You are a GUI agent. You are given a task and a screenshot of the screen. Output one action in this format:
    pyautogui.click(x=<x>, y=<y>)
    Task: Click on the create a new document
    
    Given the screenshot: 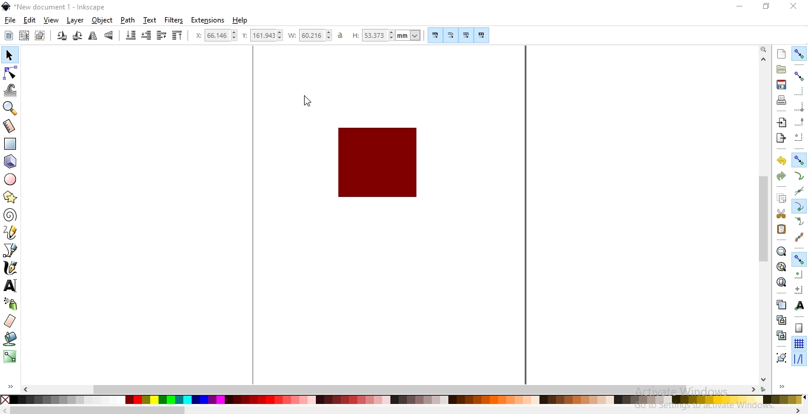 What is the action you would take?
    pyautogui.click(x=782, y=54)
    